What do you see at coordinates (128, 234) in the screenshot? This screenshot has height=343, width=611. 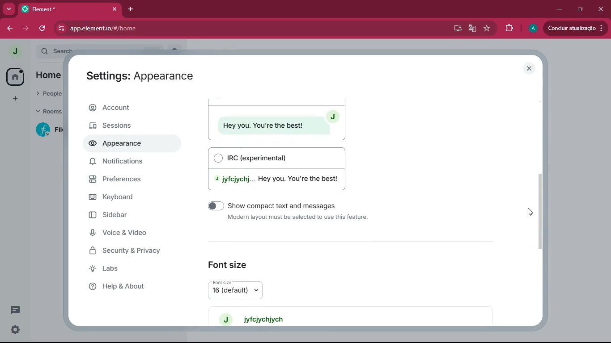 I see `voice` at bounding box center [128, 234].